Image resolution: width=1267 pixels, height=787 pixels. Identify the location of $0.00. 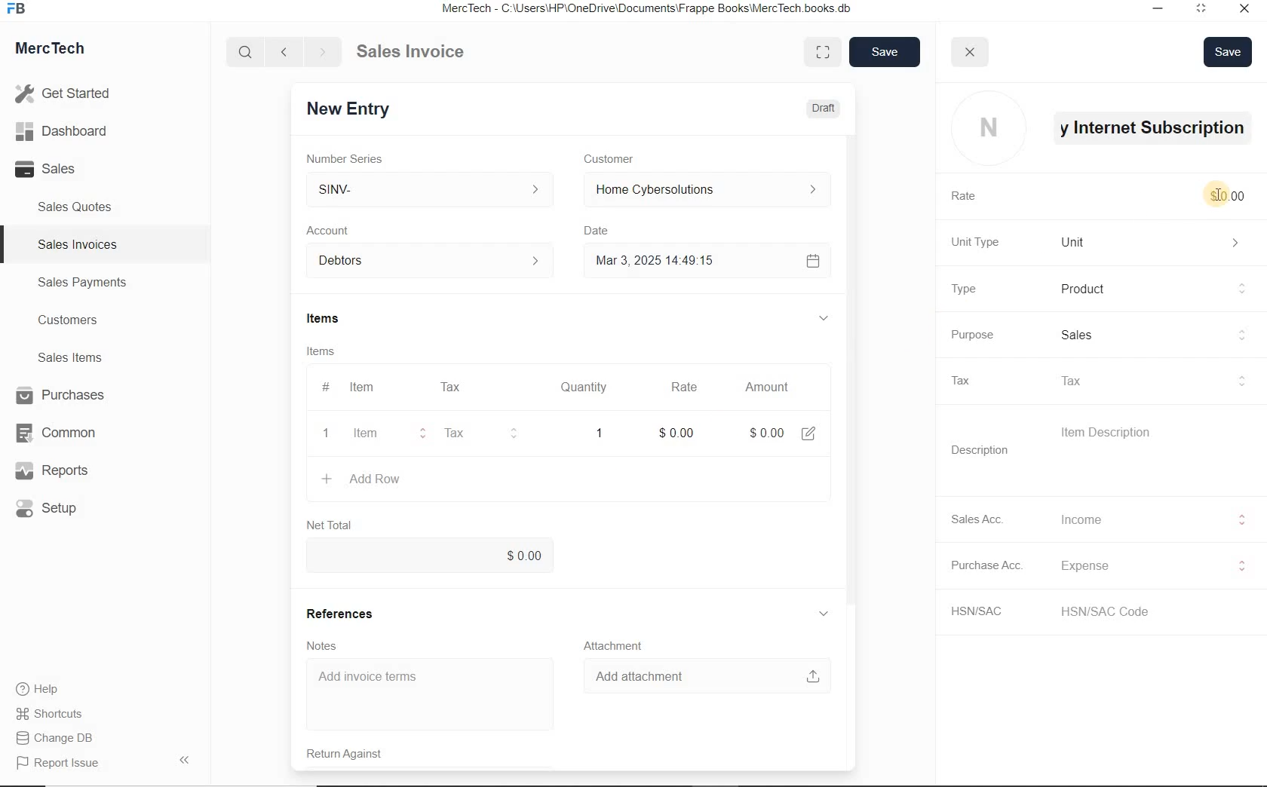
(431, 556).